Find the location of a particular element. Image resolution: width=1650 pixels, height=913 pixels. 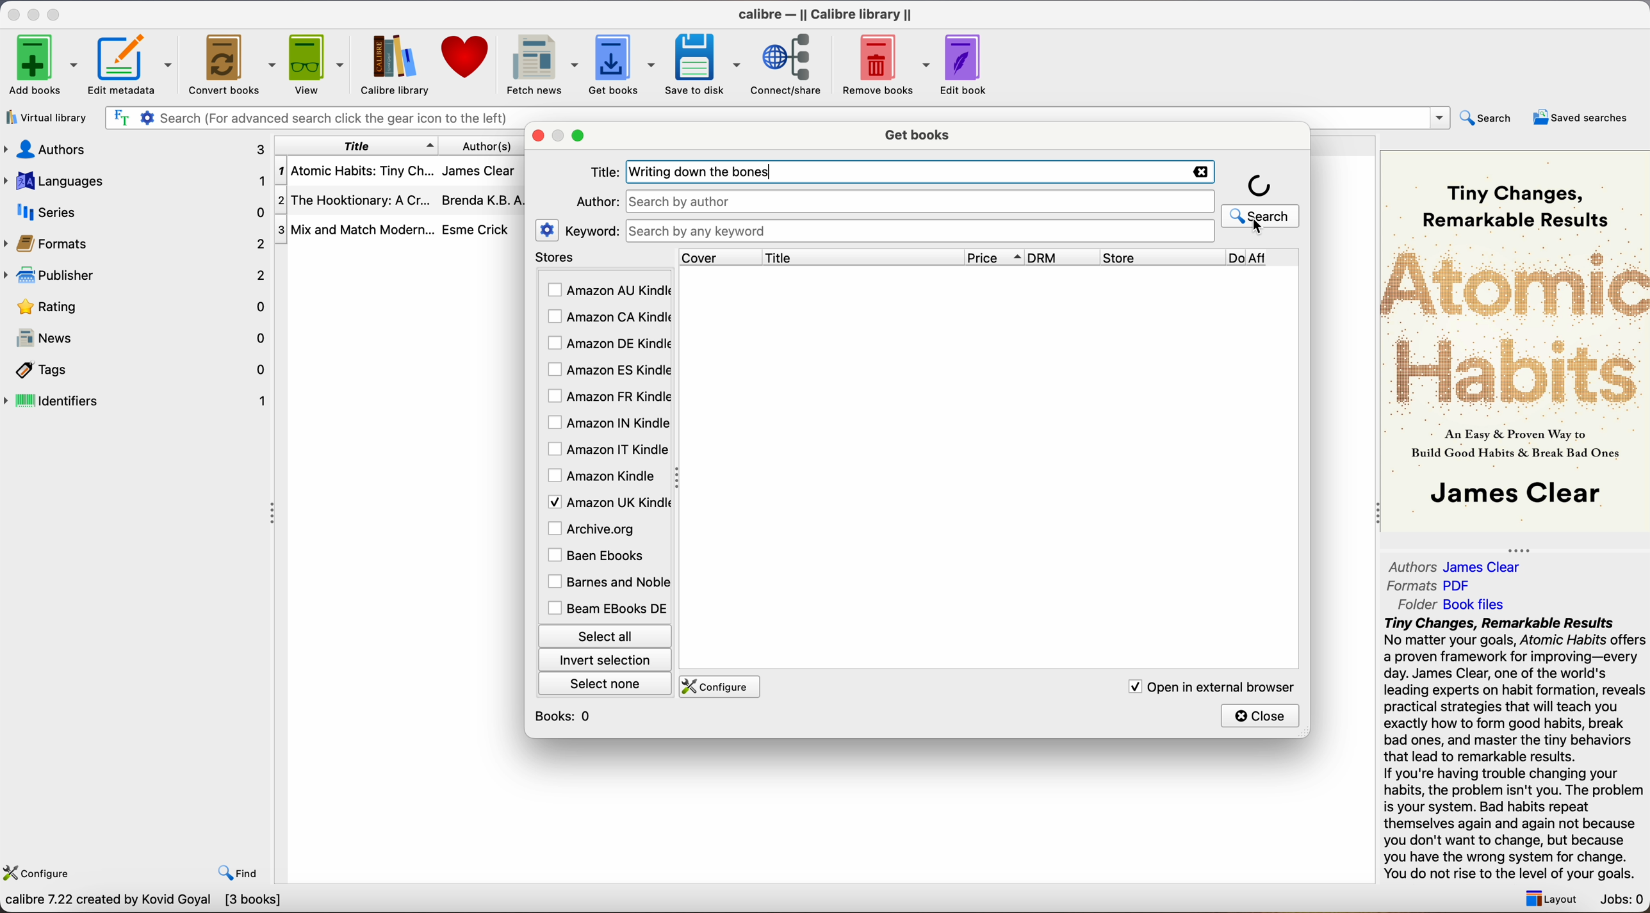

view is located at coordinates (318, 63).